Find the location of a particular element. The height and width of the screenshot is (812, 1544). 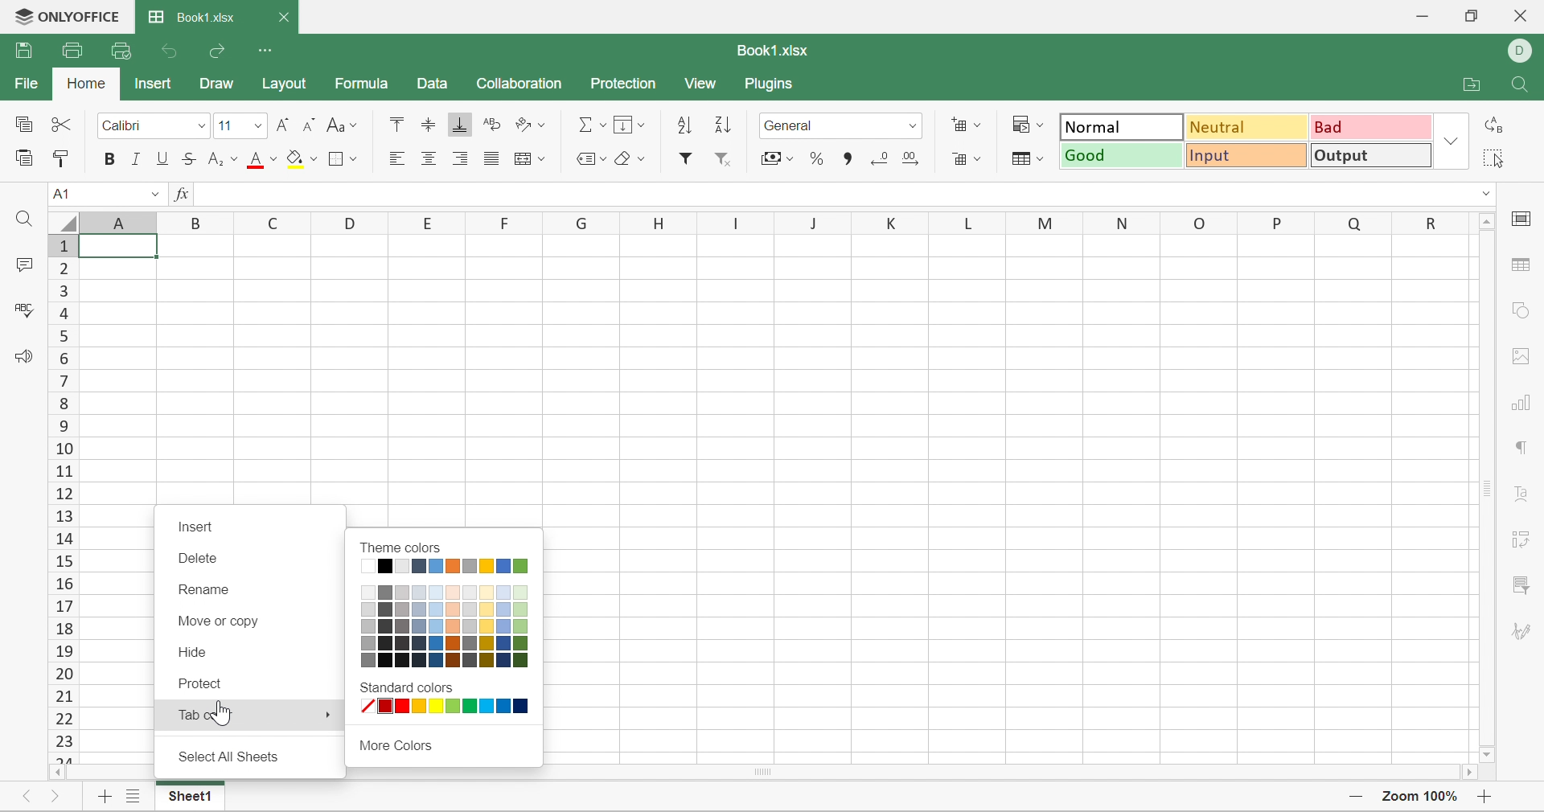

Conditional formatting is located at coordinates (1027, 125).